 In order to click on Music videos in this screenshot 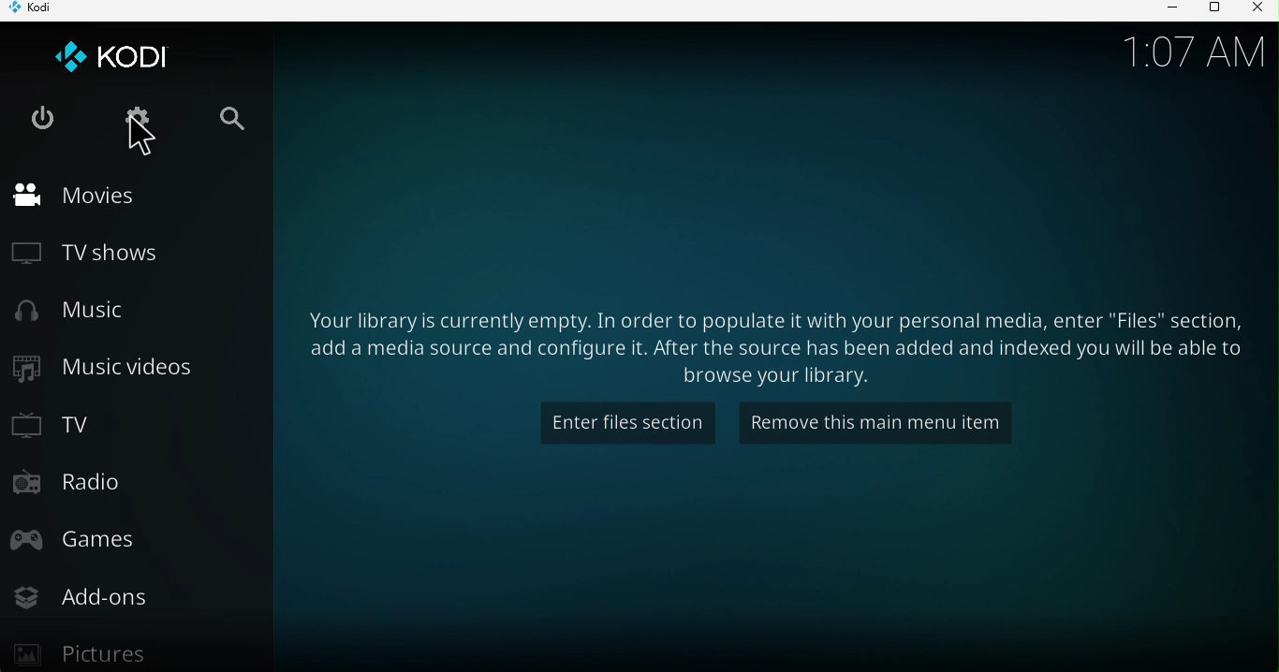, I will do `click(116, 369)`.